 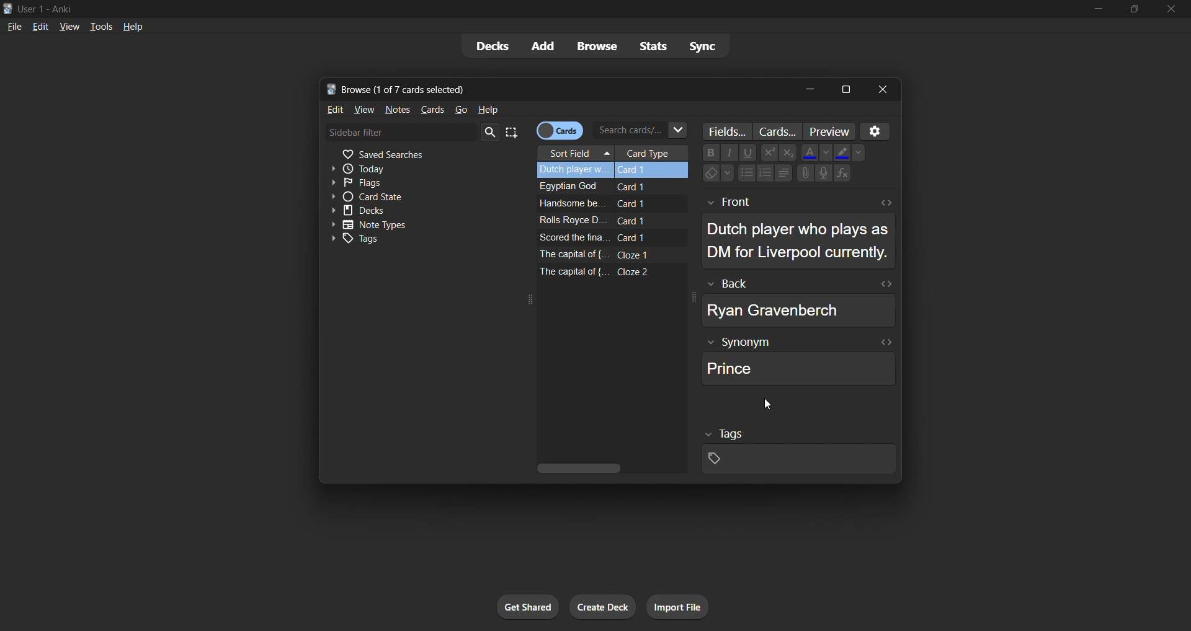 I want to click on sort field column, so click(x=579, y=152).